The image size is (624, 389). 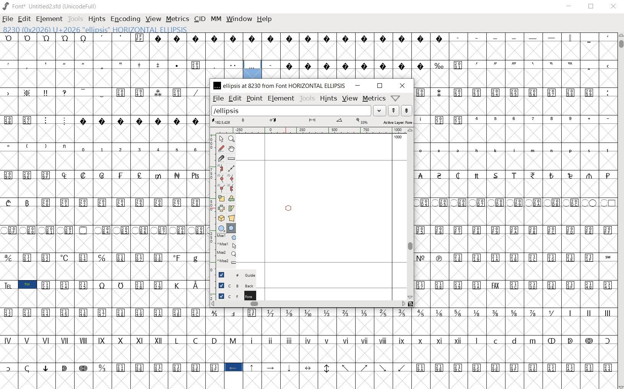 What do you see at coordinates (406, 110) in the screenshot?
I see `show the previous word on the list` at bounding box center [406, 110].